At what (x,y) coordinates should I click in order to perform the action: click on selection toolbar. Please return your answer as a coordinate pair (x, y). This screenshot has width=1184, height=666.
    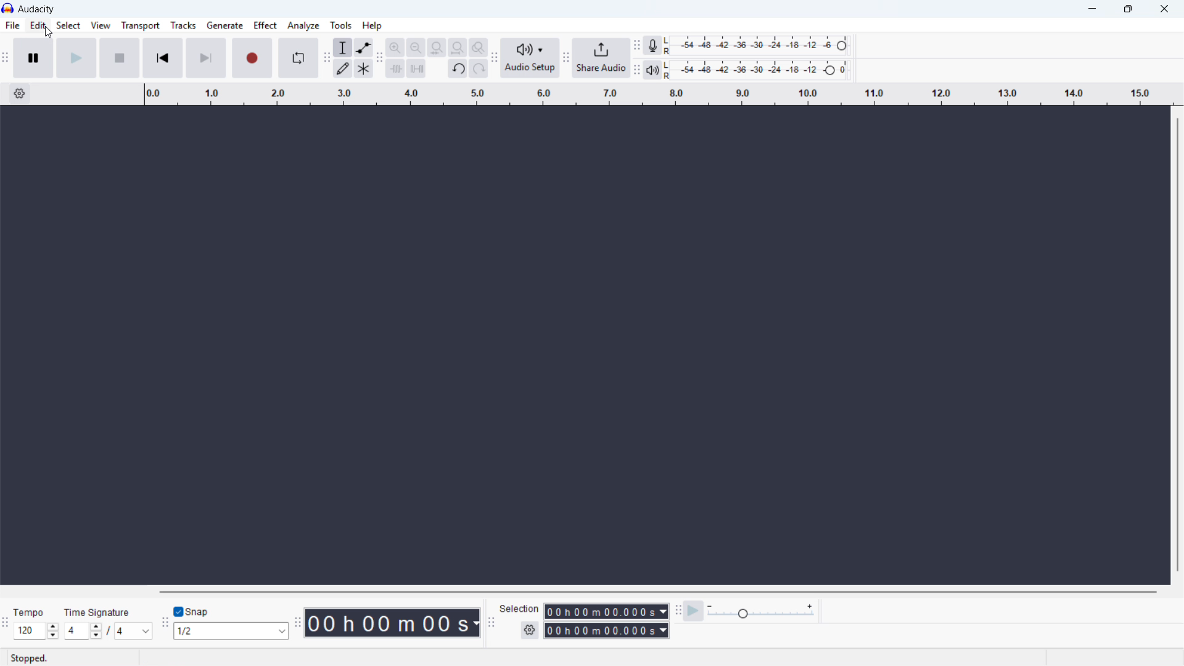
    Looking at the image, I should click on (490, 624).